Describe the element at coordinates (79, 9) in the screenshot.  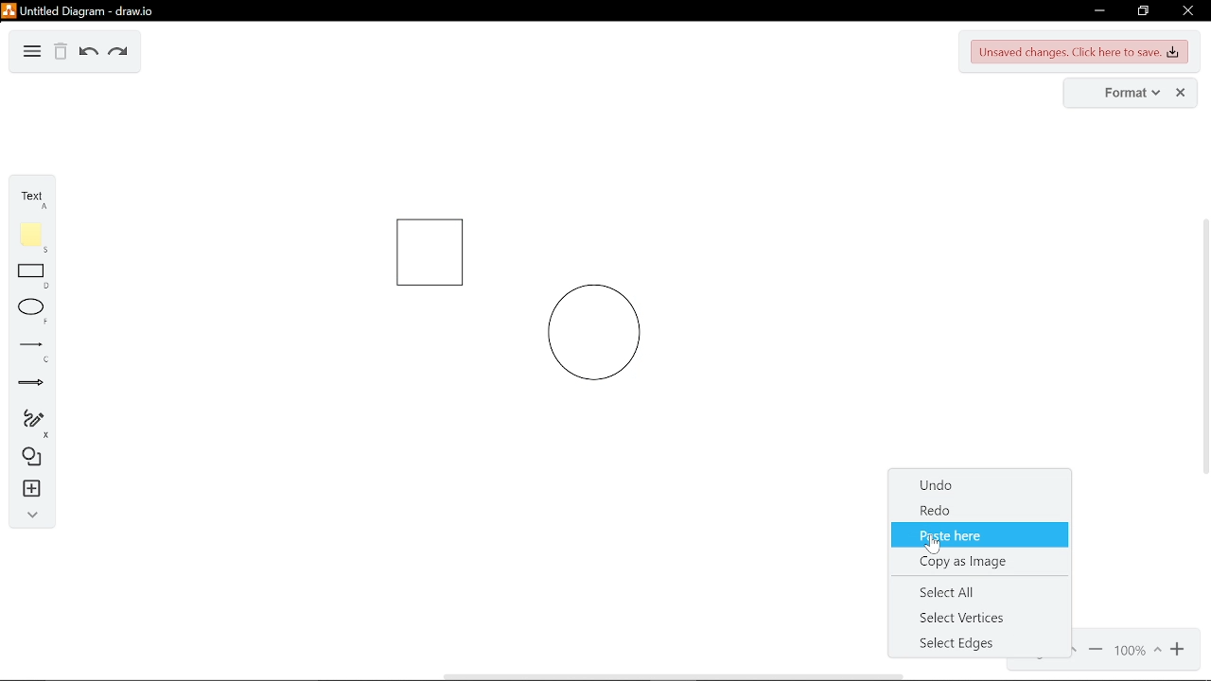
I see `untitled diagram - draw.io` at that location.